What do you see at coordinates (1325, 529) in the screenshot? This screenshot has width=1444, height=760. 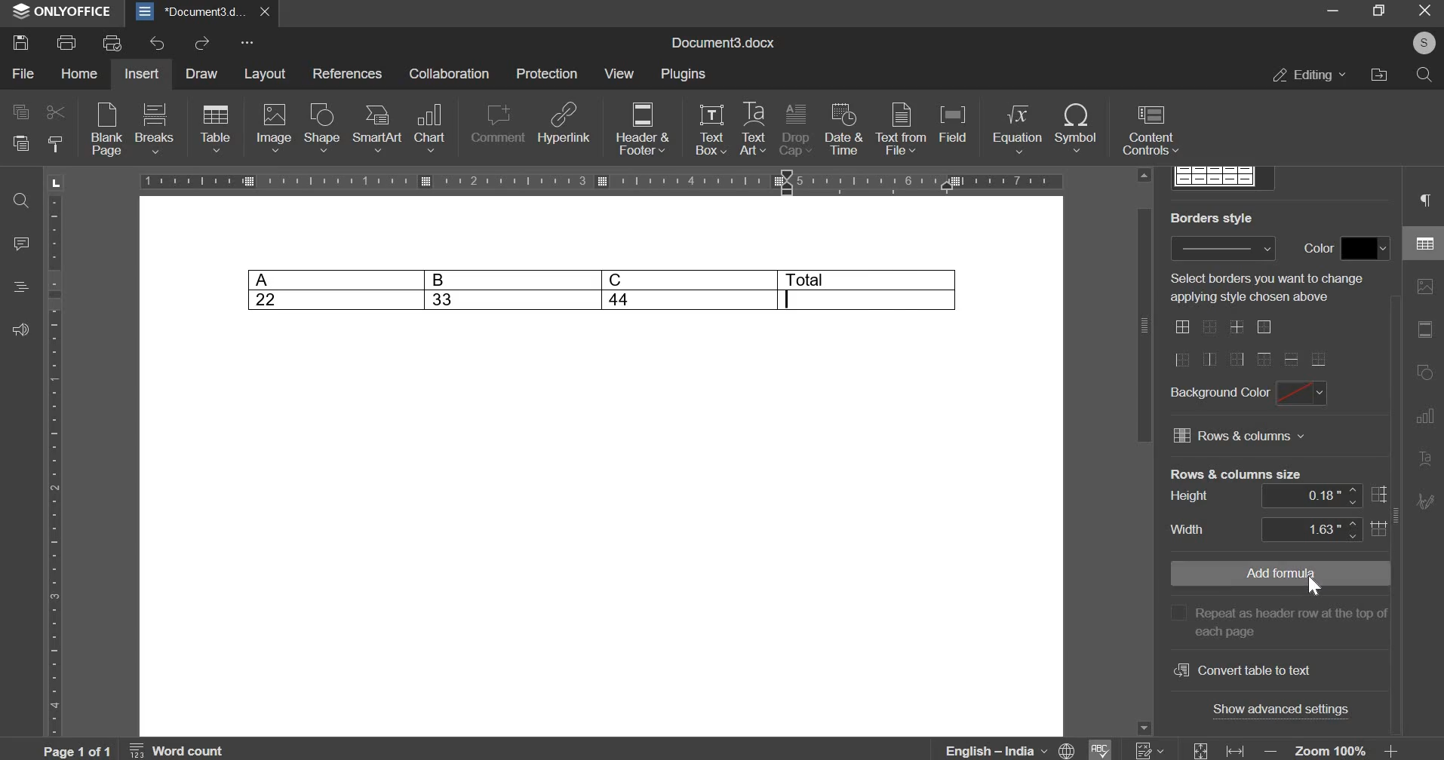 I see `width` at bounding box center [1325, 529].